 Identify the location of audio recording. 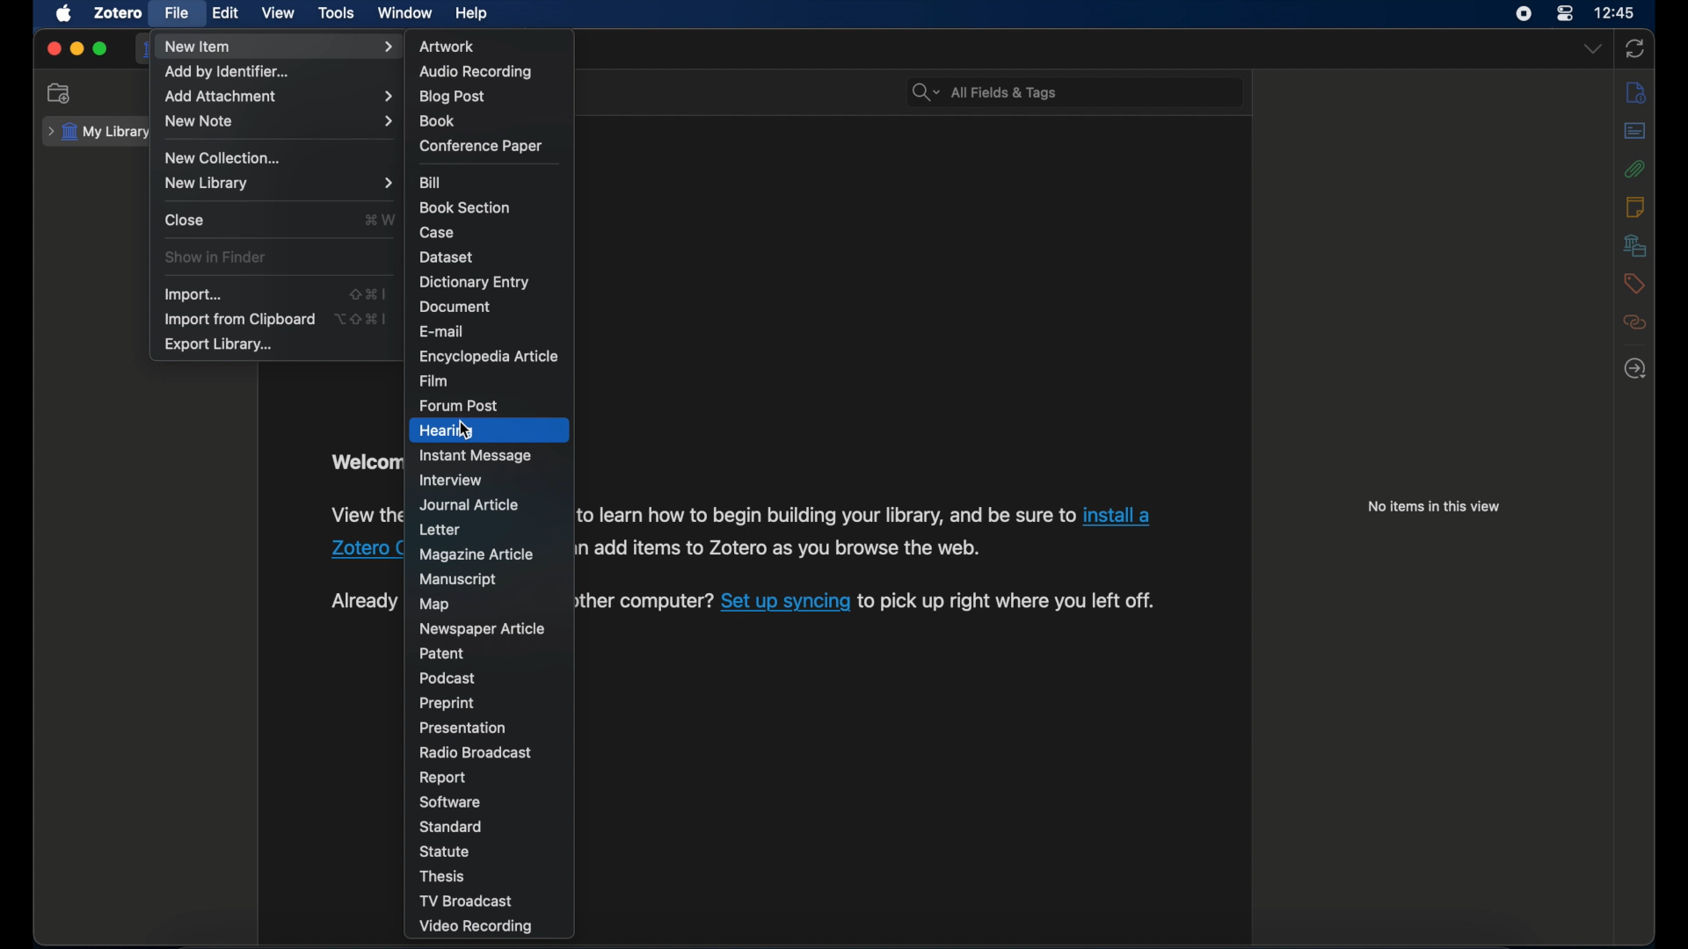
(478, 72).